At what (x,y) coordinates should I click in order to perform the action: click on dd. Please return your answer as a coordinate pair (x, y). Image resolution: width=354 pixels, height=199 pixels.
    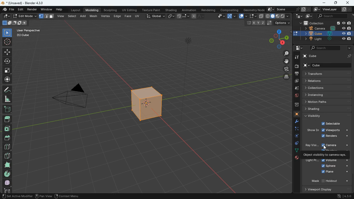
    Looking at the image, I should click on (7, 110).